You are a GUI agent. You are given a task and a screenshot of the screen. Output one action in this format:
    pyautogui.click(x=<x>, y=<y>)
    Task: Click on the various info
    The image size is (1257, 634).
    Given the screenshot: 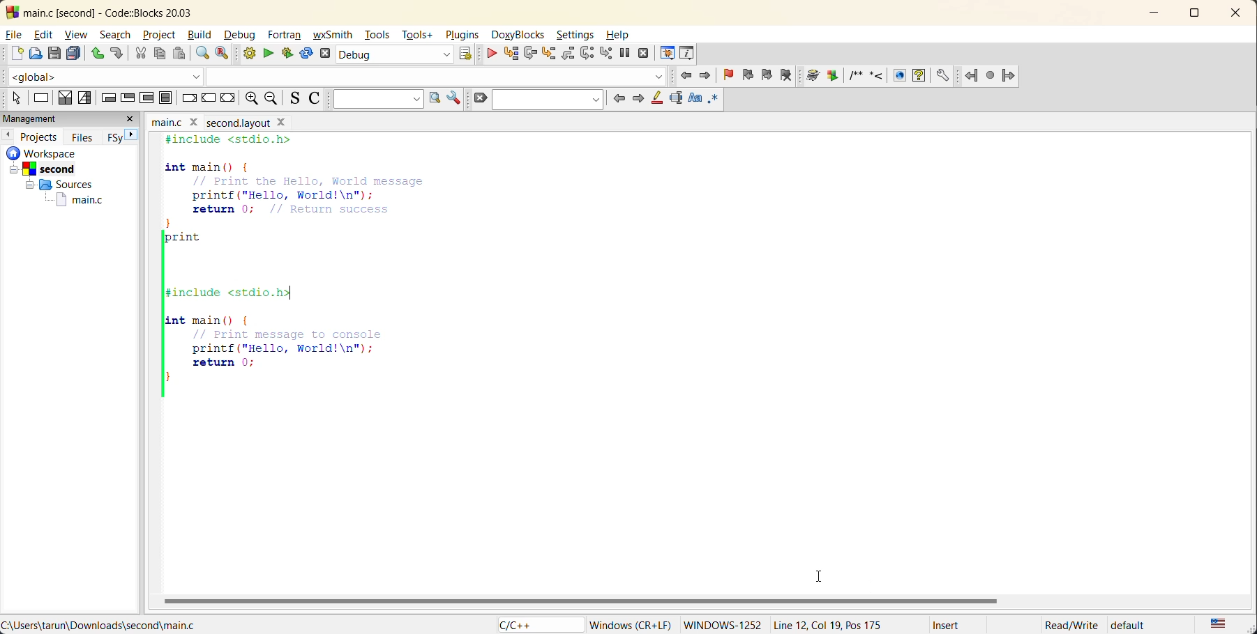 What is the action you would take?
    pyautogui.click(x=685, y=52)
    